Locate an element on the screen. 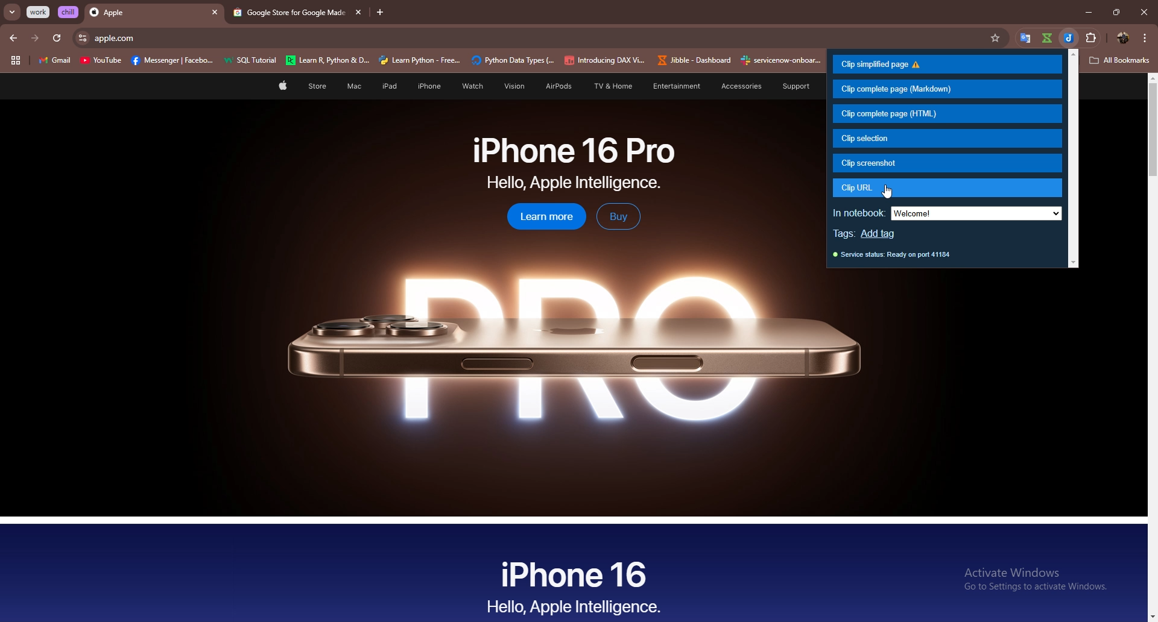 This screenshot has width=1158, height=622. extension is located at coordinates (1096, 36).